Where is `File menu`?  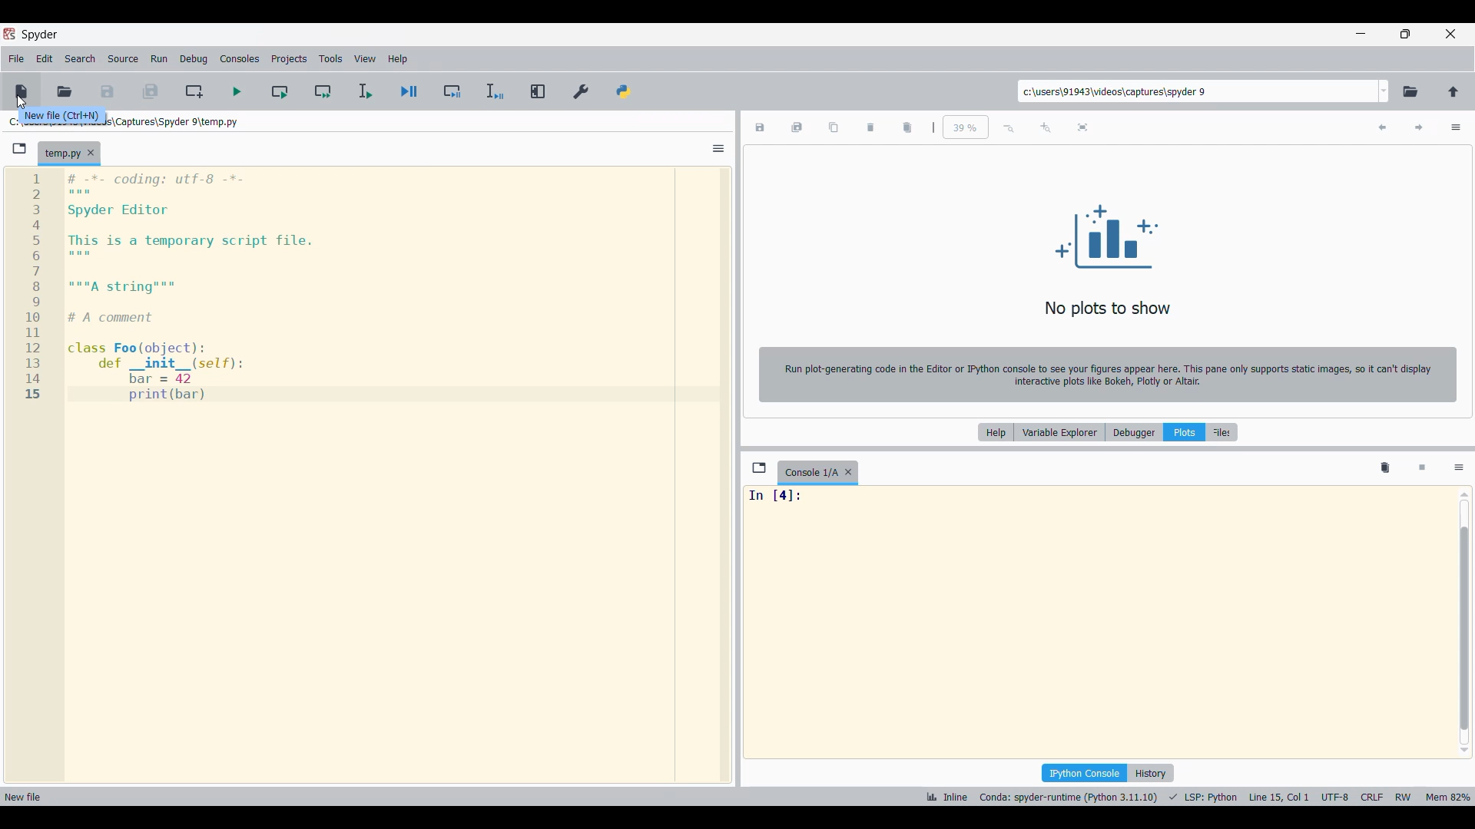 File menu is located at coordinates (17, 59).